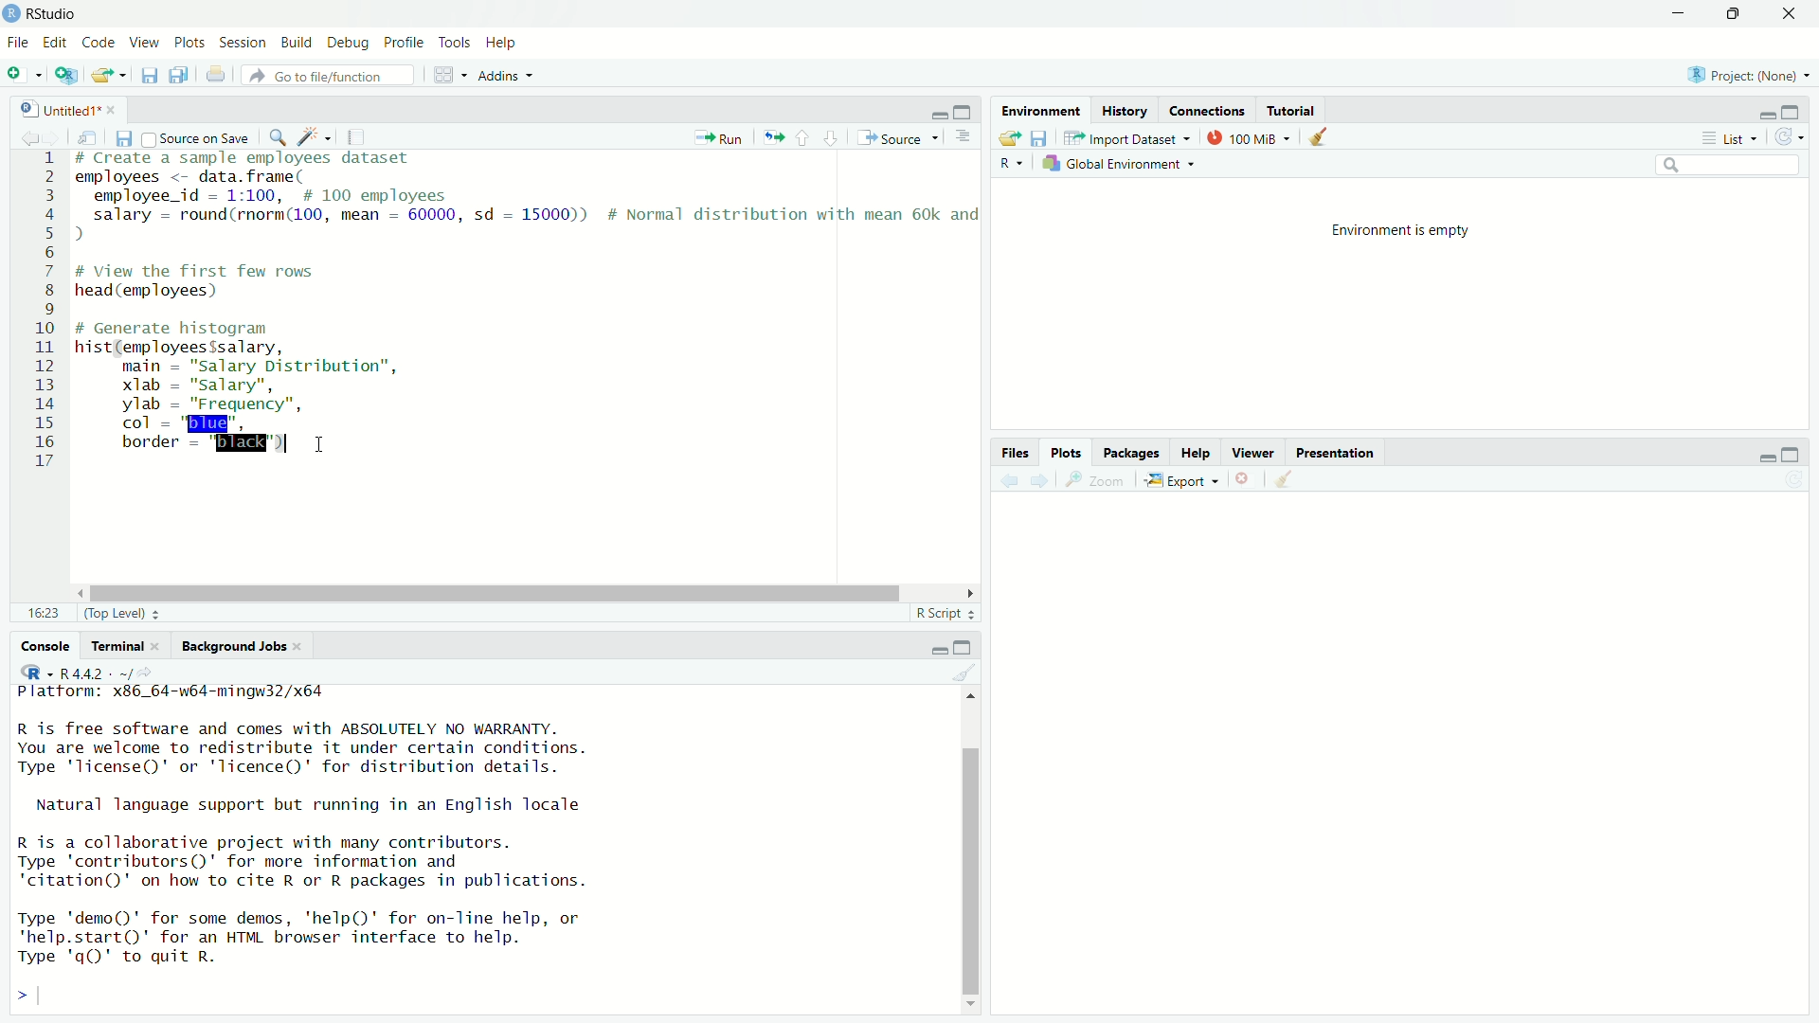 The image size is (1819, 1023). I want to click on Maximise , so click(1791, 113).